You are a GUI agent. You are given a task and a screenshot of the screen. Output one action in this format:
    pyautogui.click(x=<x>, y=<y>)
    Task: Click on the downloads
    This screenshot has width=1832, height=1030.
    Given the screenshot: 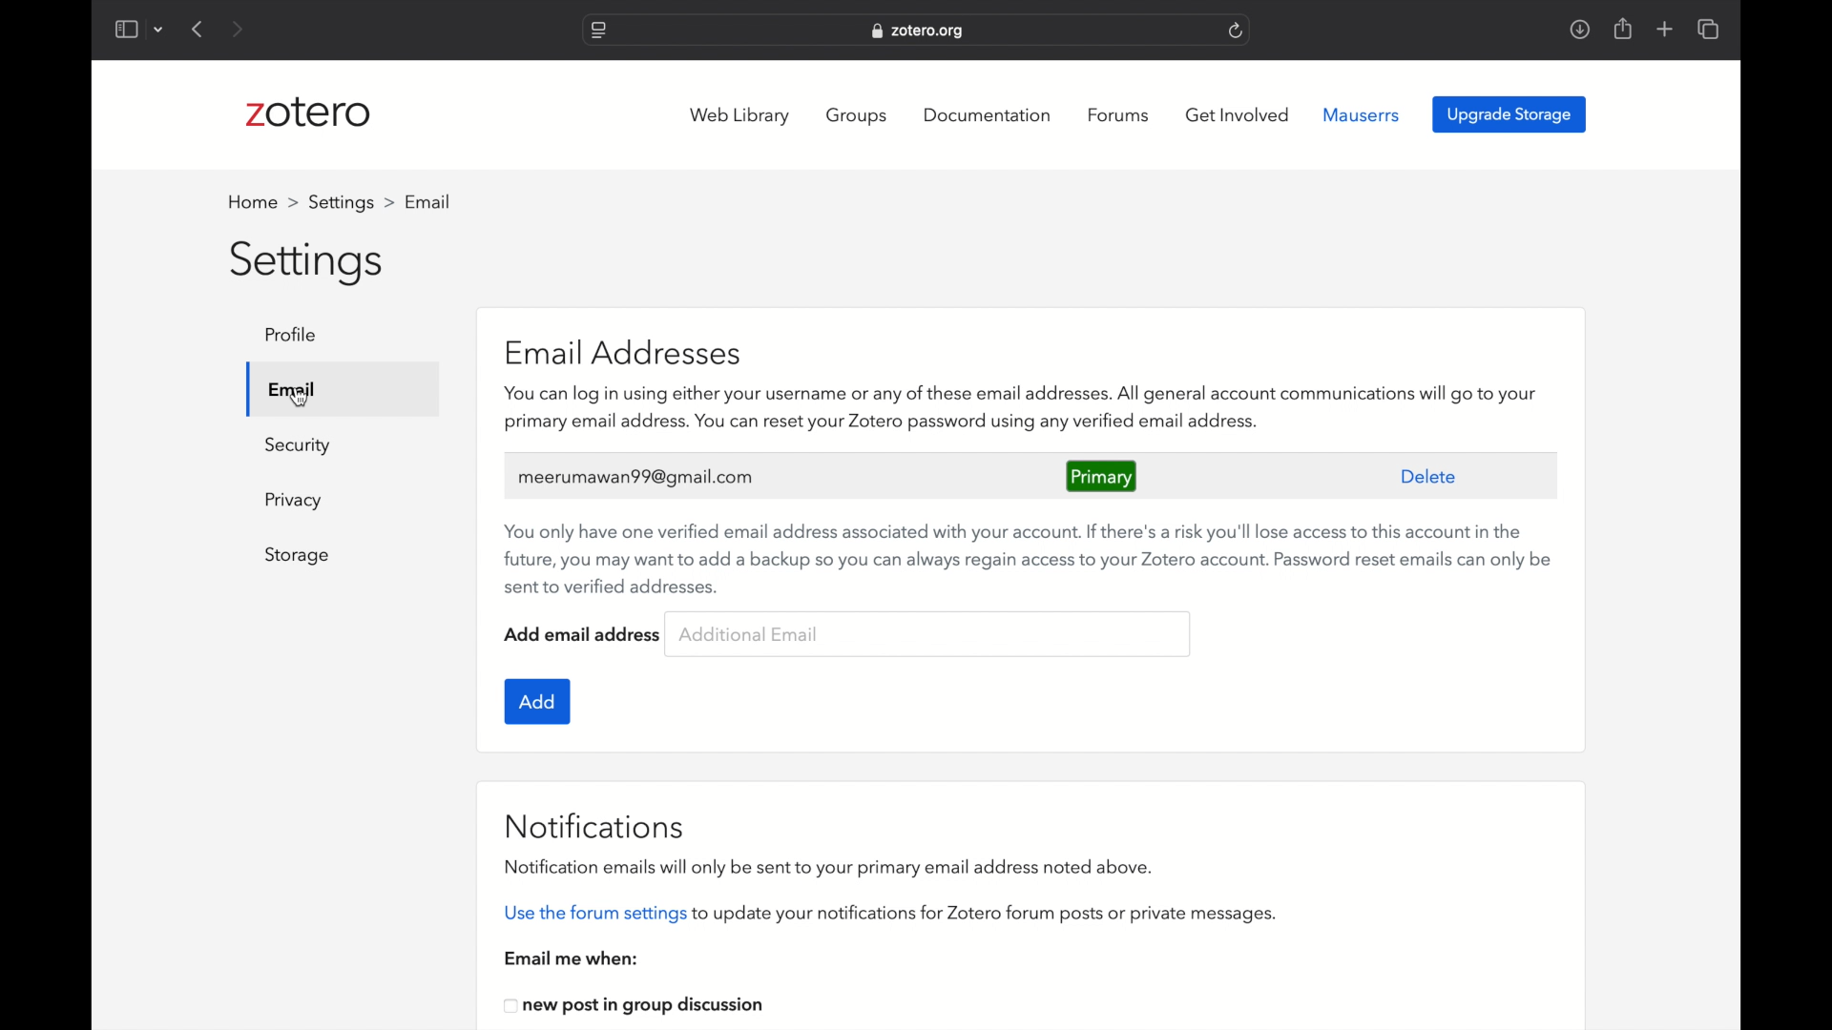 What is the action you would take?
    pyautogui.click(x=1579, y=31)
    